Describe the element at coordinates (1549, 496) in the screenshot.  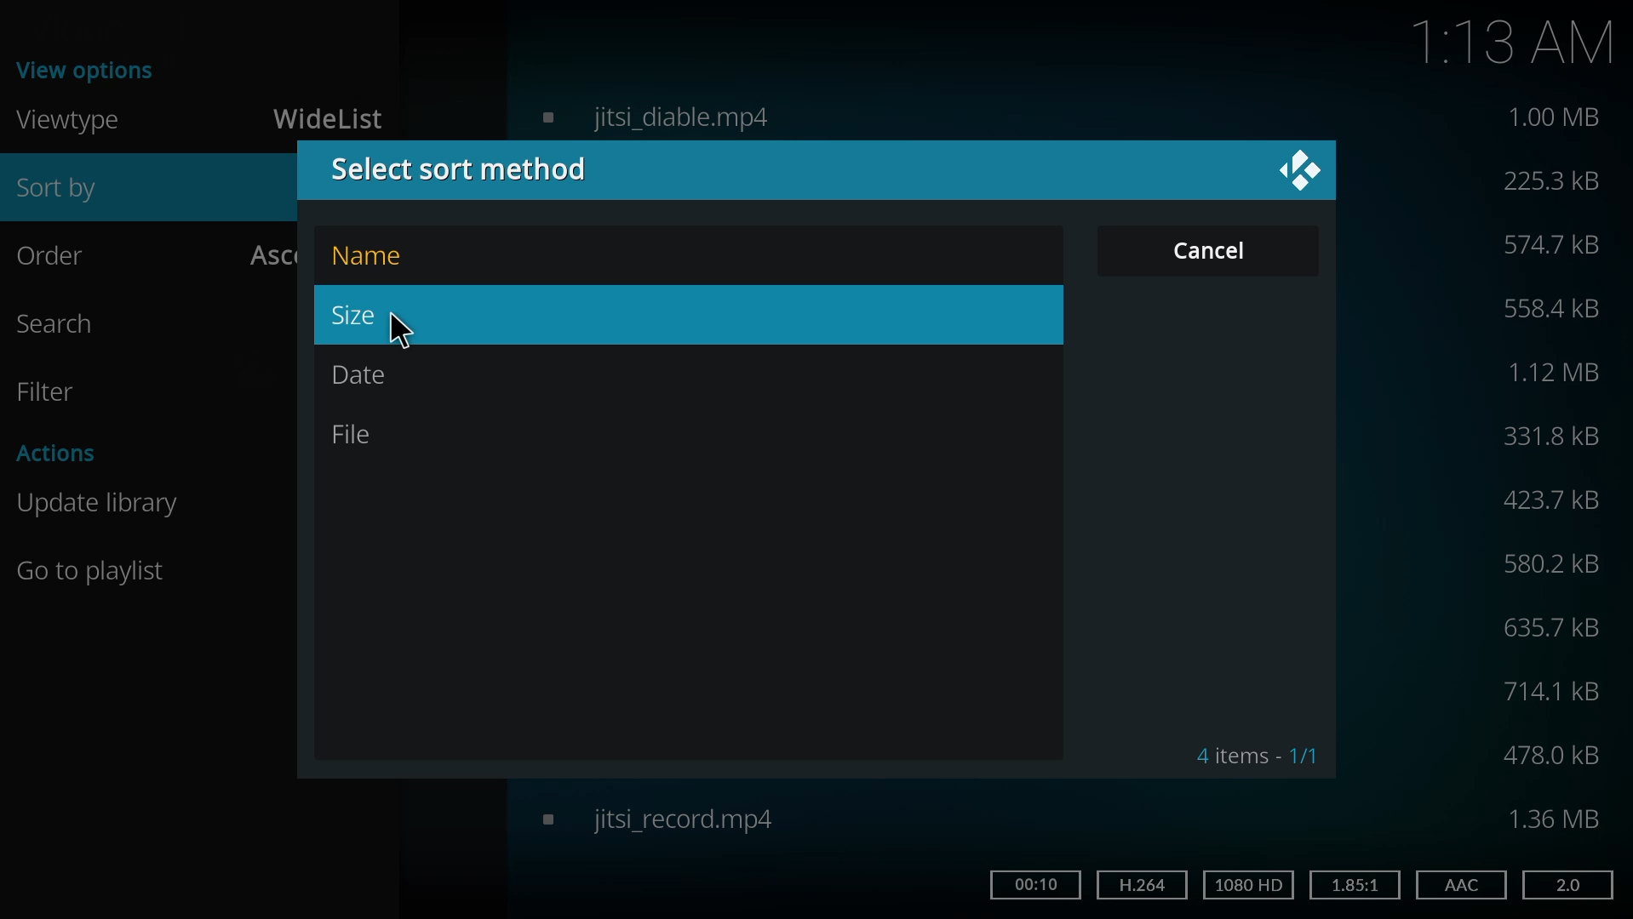
I see `size` at that location.